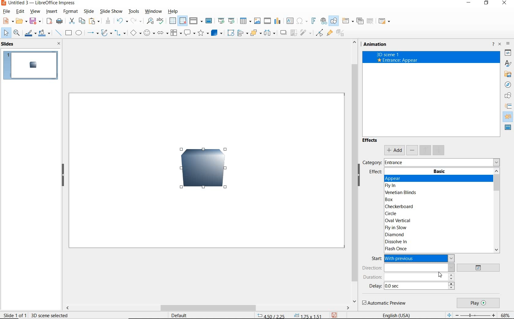 The image size is (514, 319). I want to click on BASIC, so click(440, 171).